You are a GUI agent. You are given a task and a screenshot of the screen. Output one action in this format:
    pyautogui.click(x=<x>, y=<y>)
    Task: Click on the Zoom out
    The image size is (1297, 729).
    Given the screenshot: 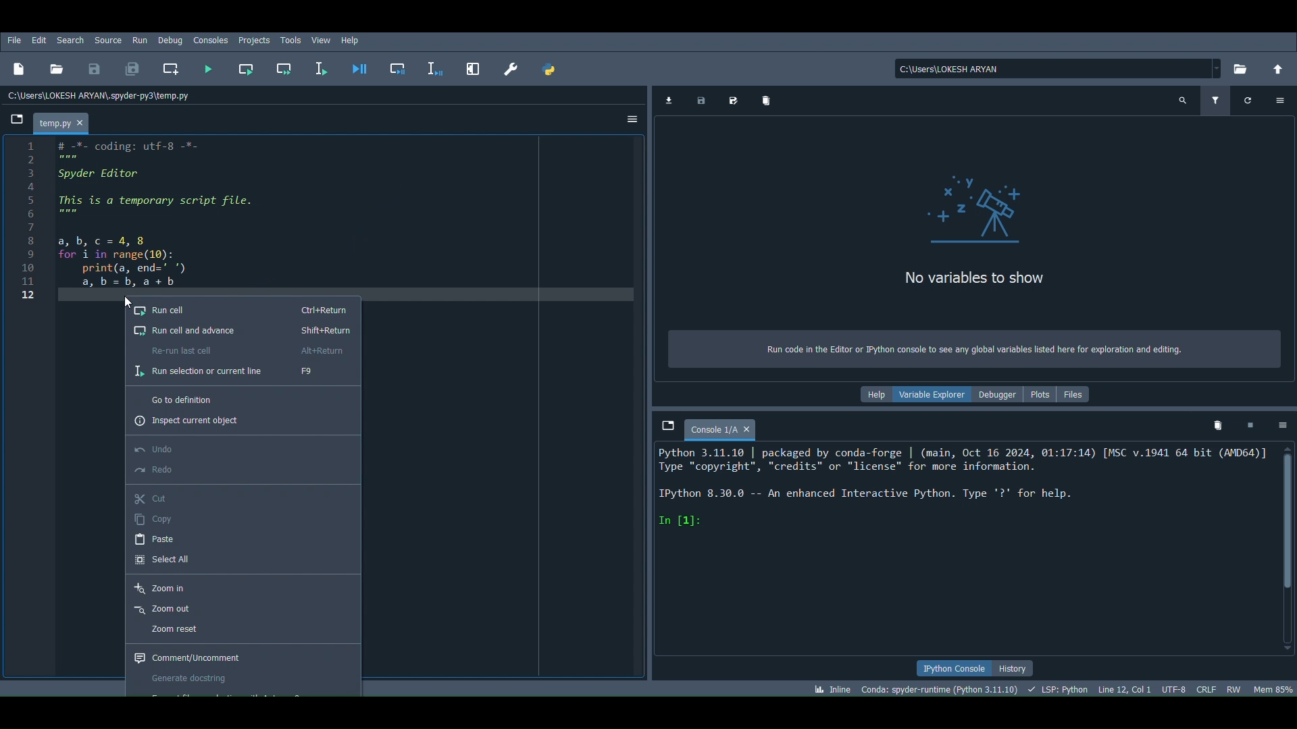 What is the action you would take?
    pyautogui.click(x=243, y=607)
    